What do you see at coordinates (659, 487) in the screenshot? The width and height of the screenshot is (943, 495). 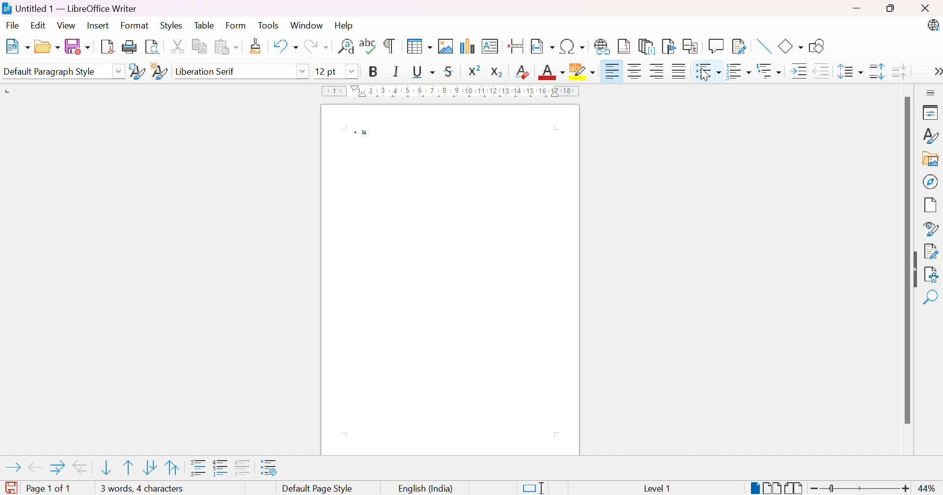 I see `level 1` at bounding box center [659, 487].